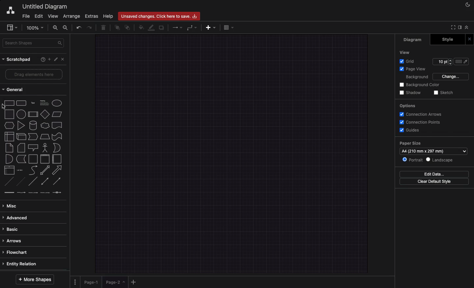 The image size is (474, 288). Describe the element at coordinates (440, 160) in the screenshot. I see `Landscape` at that location.